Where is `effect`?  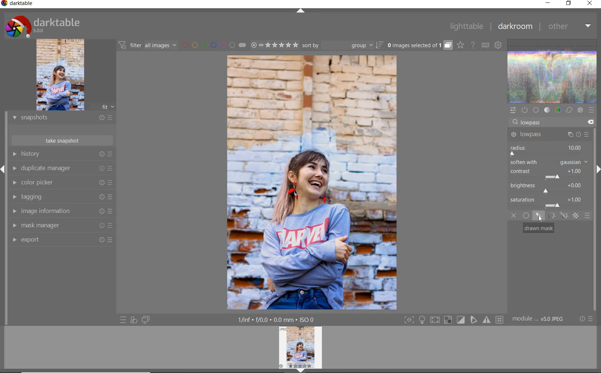 effect is located at coordinates (579, 110).